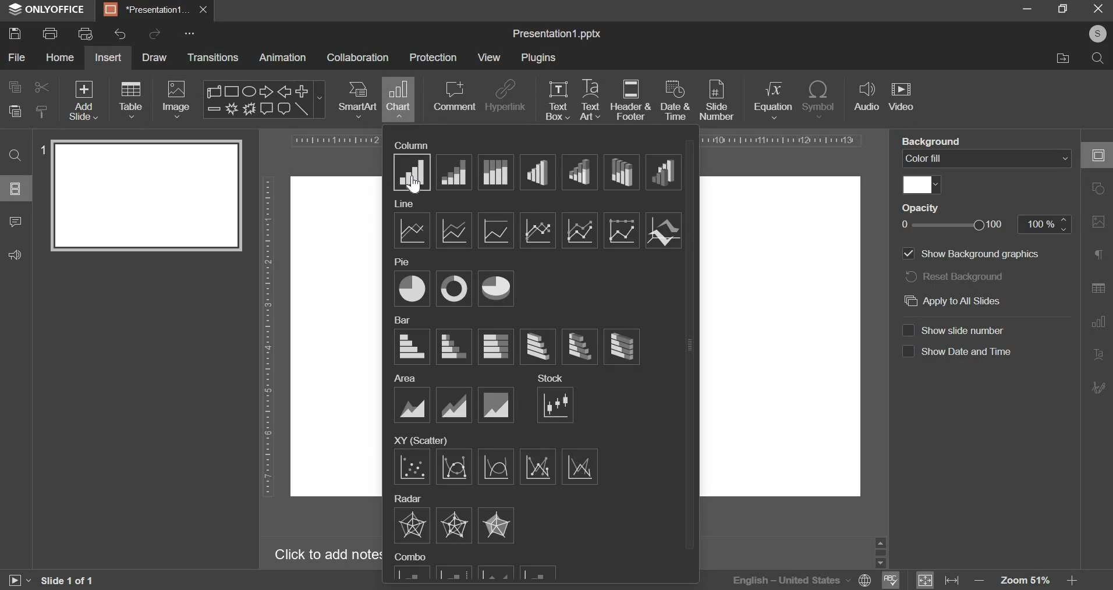  Describe the element at coordinates (781, 337) in the screenshot. I see `workspace` at that location.